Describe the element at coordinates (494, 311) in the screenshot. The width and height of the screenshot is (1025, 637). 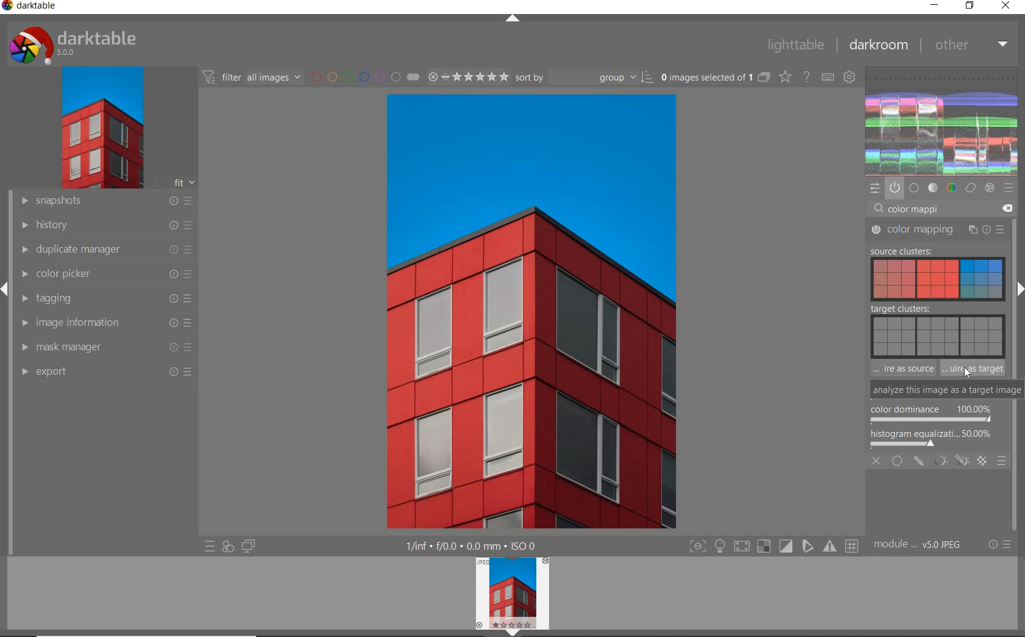
I see `selected image ` at that location.